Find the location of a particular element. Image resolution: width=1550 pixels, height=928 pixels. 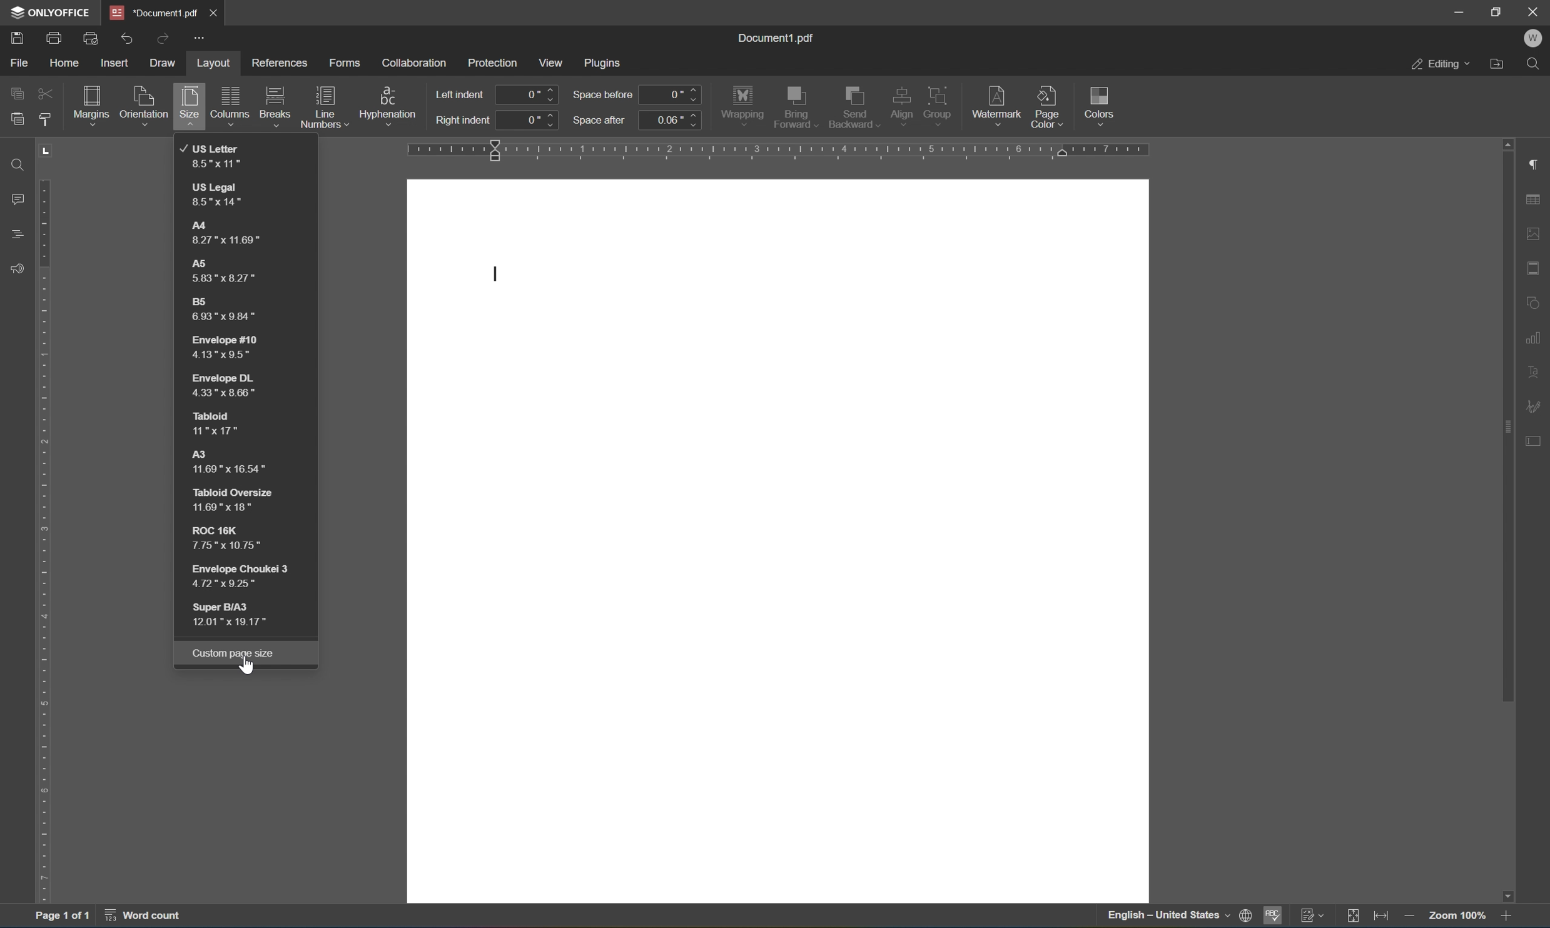

margins is located at coordinates (90, 103).